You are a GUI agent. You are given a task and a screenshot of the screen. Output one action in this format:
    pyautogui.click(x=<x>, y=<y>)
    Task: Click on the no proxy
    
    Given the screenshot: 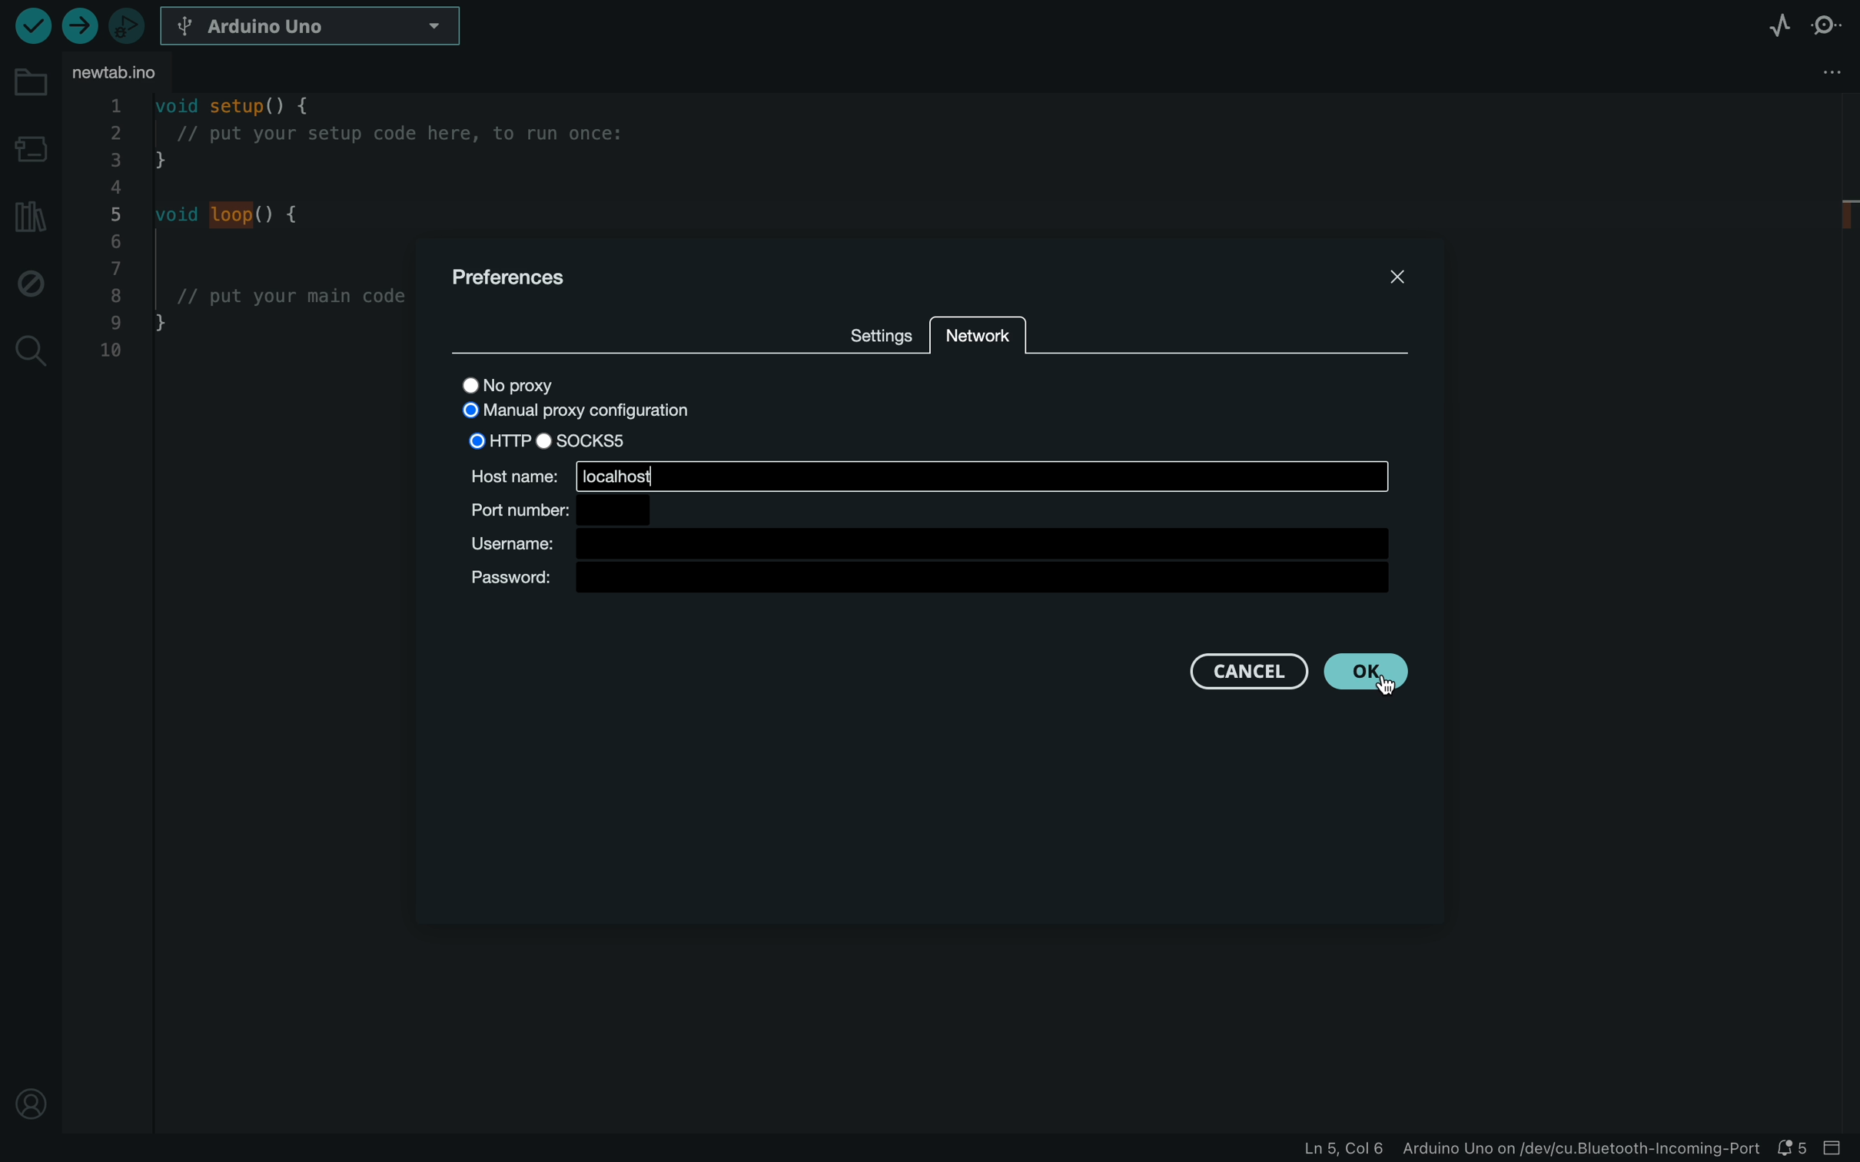 What is the action you would take?
    pyautogui.click(x=544, y=382)
    